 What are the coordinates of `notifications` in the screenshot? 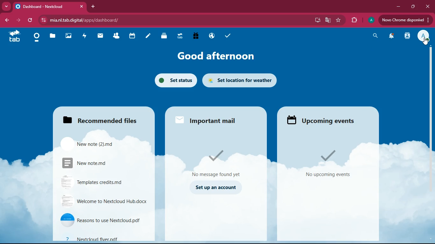 It's located at (392, 37).